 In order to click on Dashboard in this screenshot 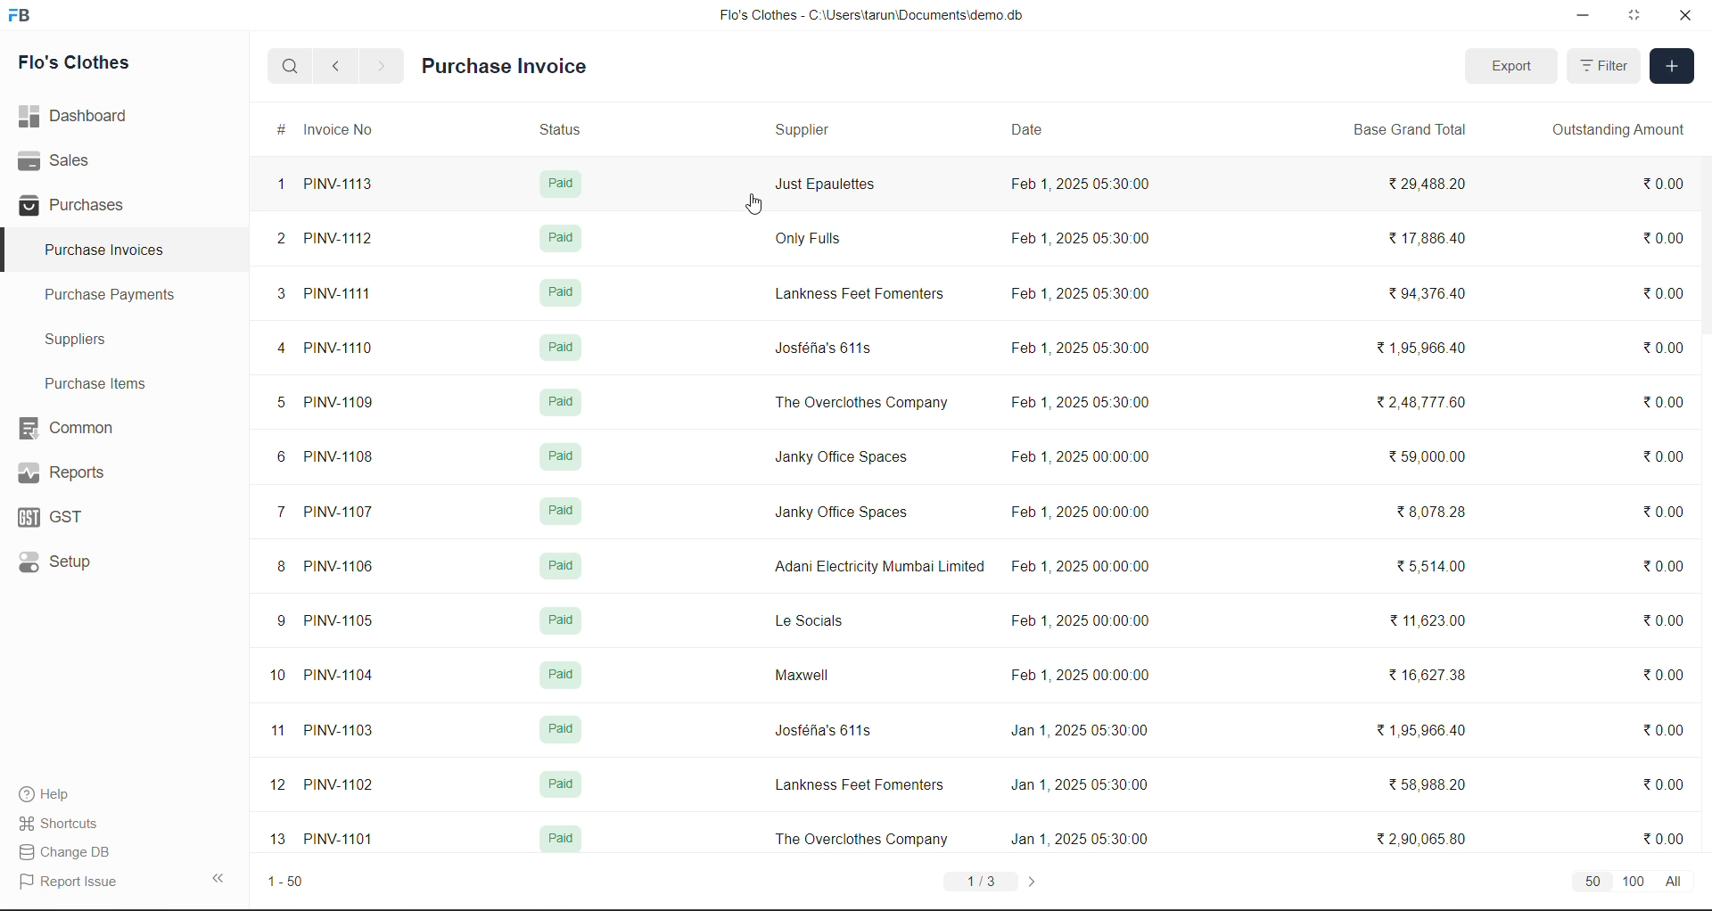, I will do `click(78, 115)`.